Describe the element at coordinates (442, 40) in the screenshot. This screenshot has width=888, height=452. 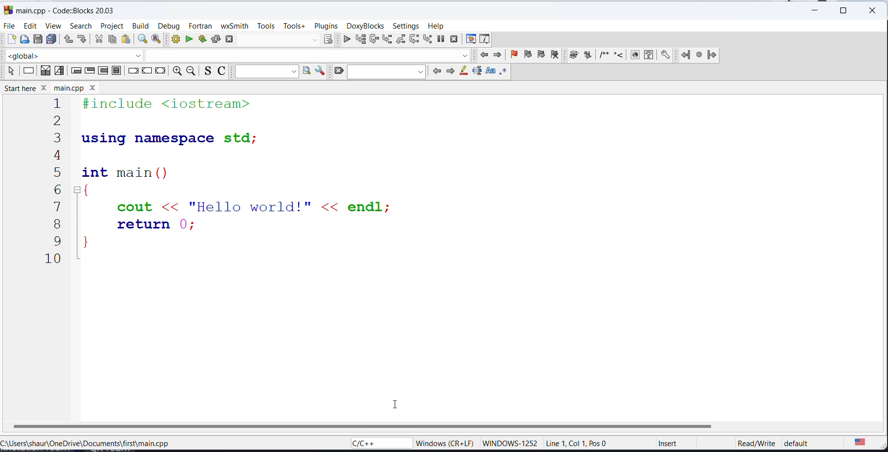
I see `BREAK DEBUGGER` at that location.